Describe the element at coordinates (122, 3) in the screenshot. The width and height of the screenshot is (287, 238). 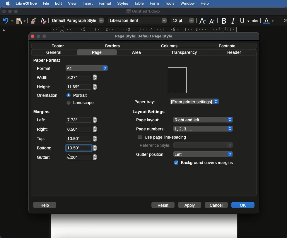
I see `Styles` at that location.